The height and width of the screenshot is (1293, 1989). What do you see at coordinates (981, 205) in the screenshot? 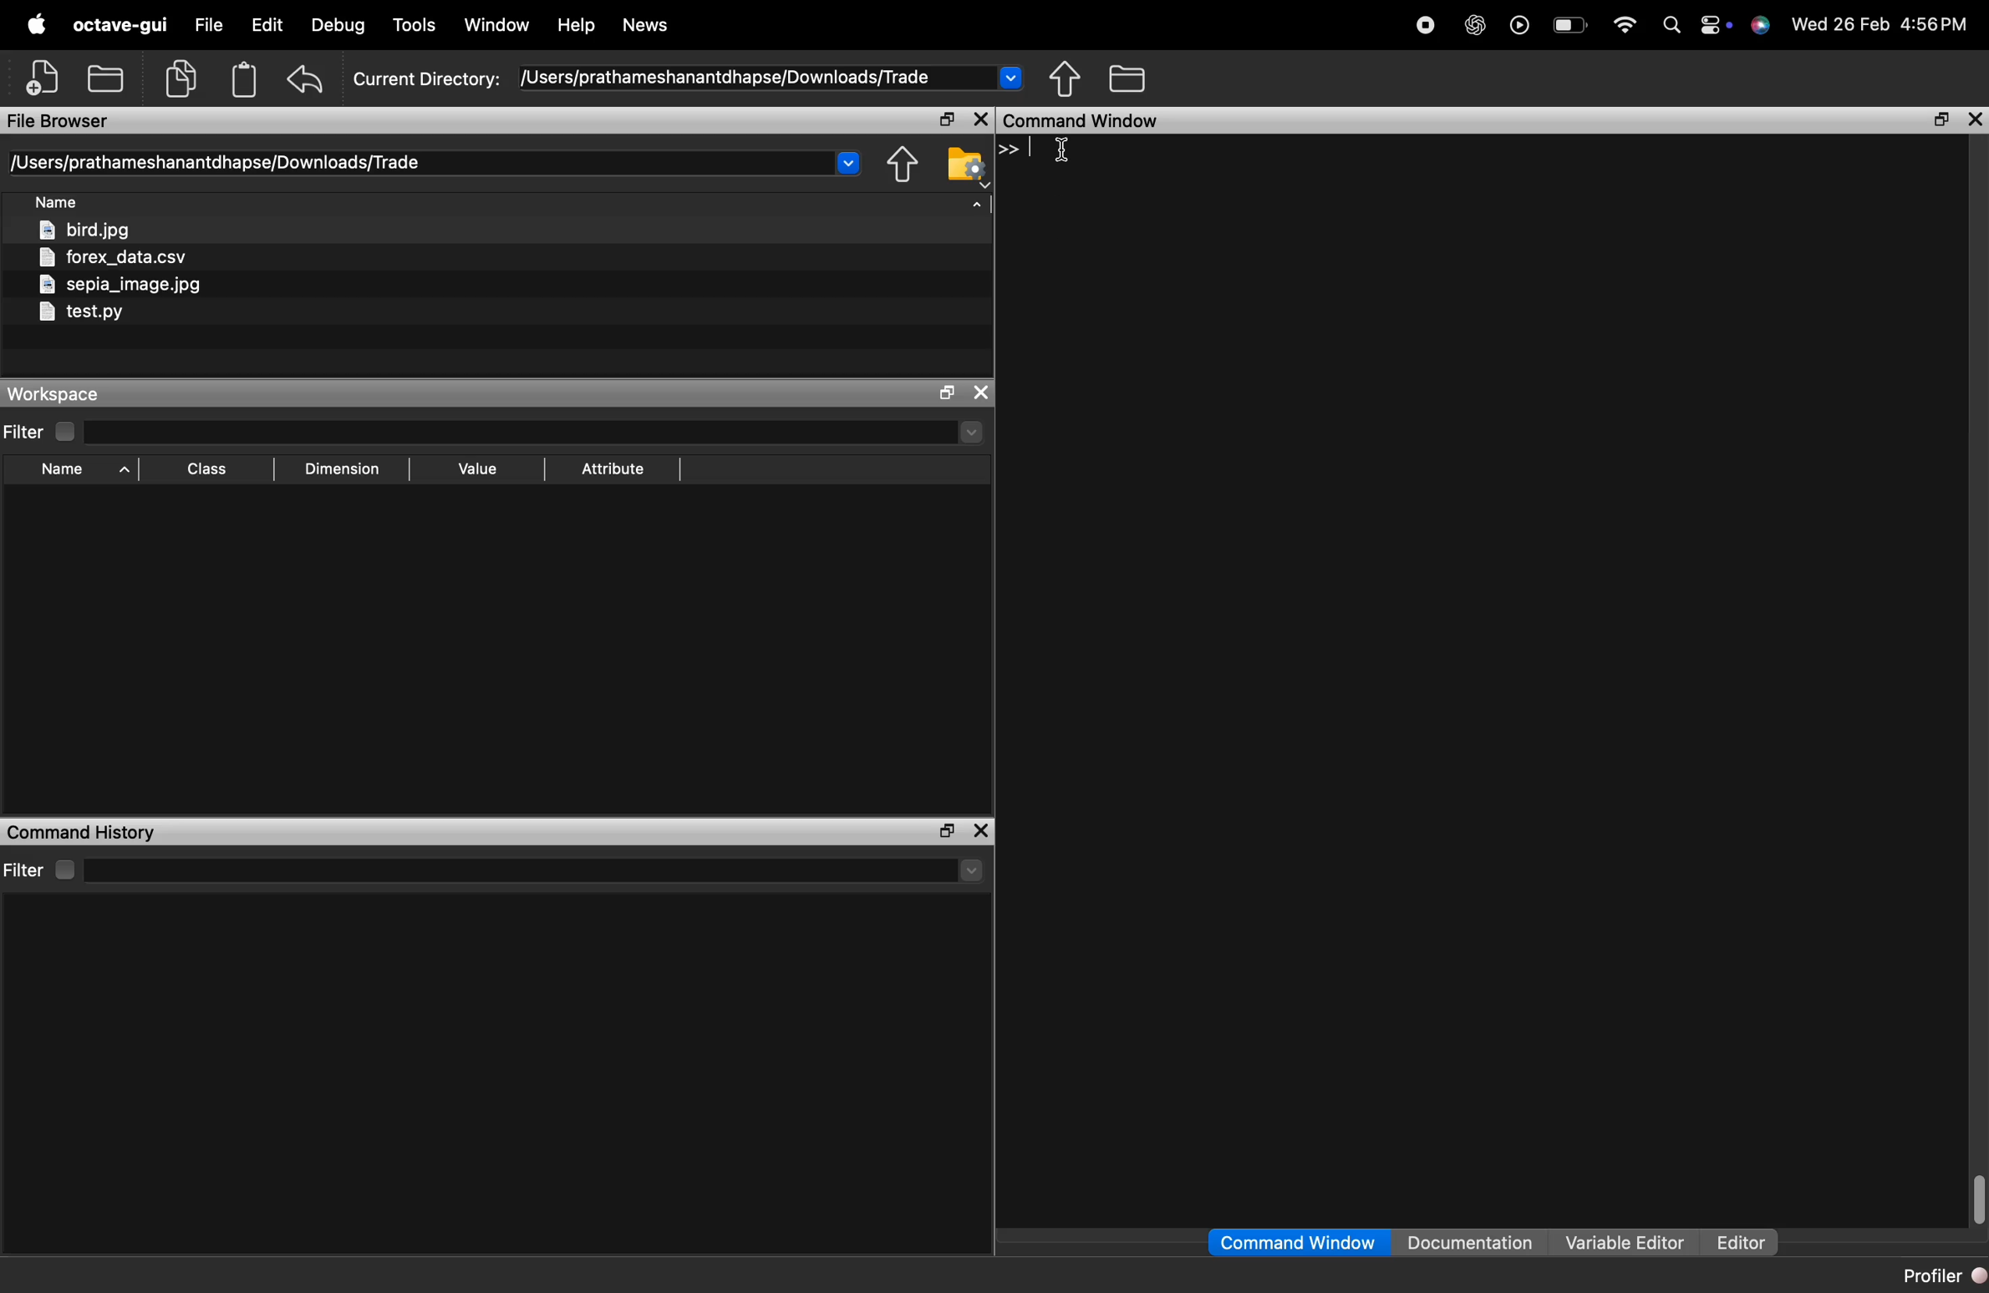
I see `arrow` at bounding box center [981, 205].